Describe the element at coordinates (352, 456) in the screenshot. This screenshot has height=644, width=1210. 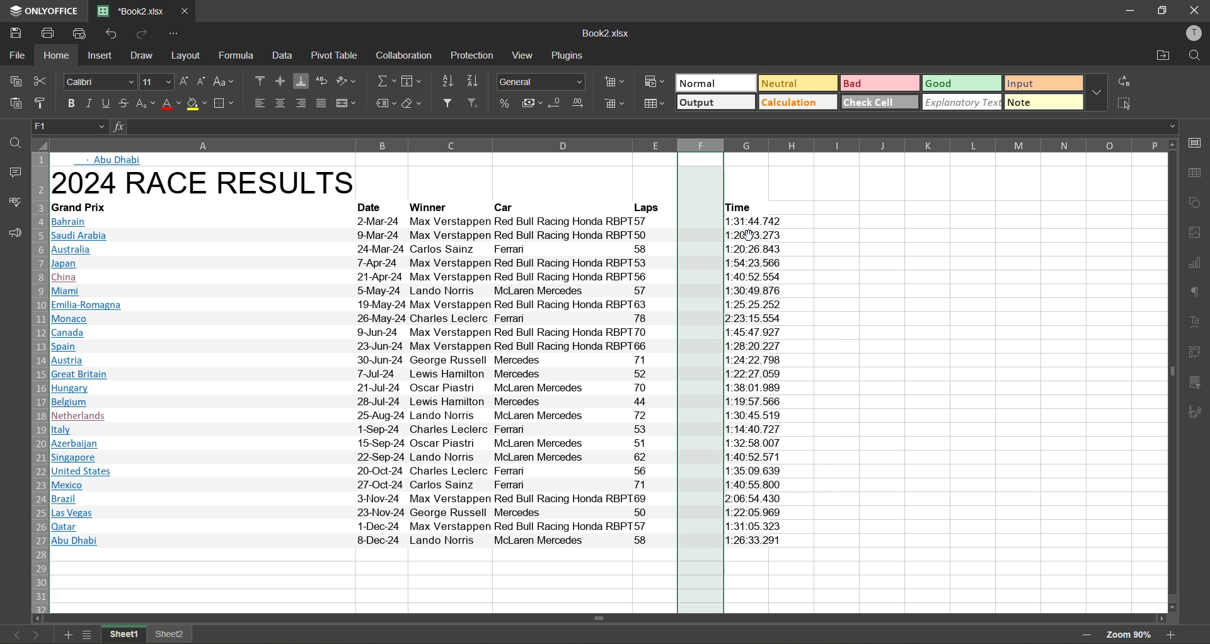
I see `Singapore 22-Sep-24 Lando Norris McLaren Mercedes 62 1:40:52 571` at that location.